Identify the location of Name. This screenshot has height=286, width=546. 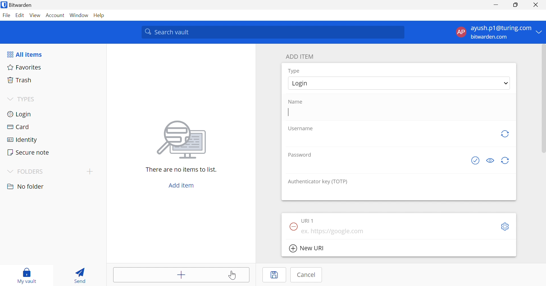
(295, 102).